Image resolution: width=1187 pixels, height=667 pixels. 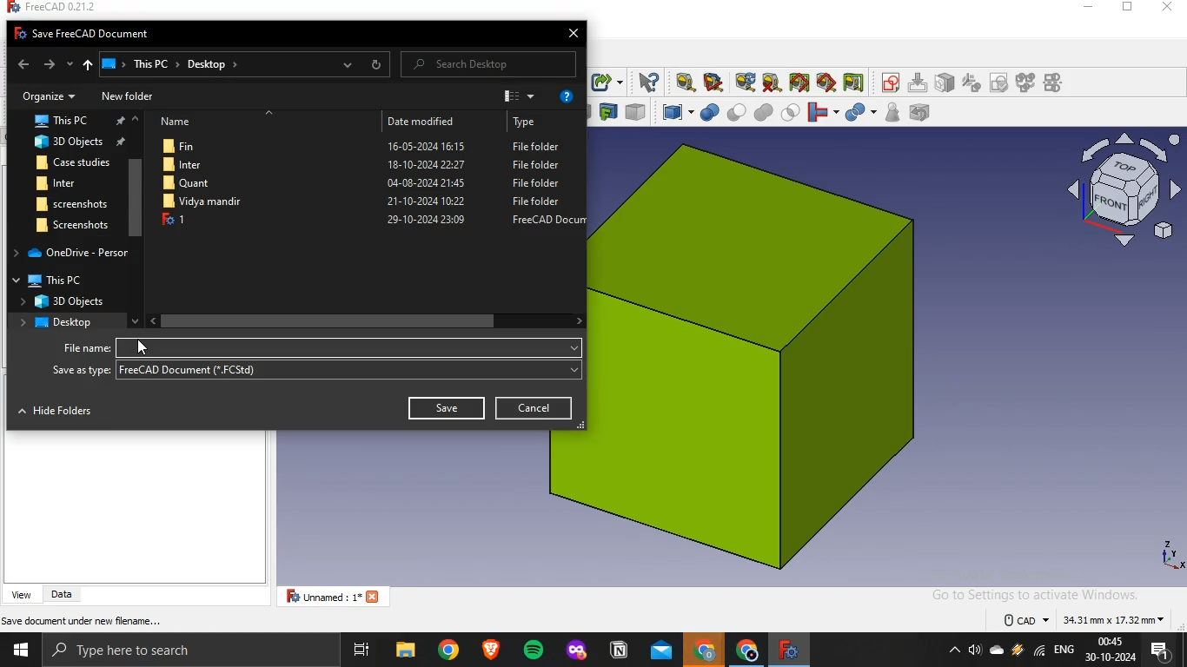 I want to click on recent locations, so click(x=69, y=63).